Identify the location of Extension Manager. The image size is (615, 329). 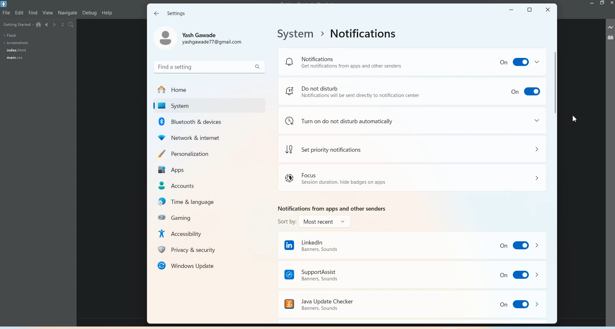
(611, 37).